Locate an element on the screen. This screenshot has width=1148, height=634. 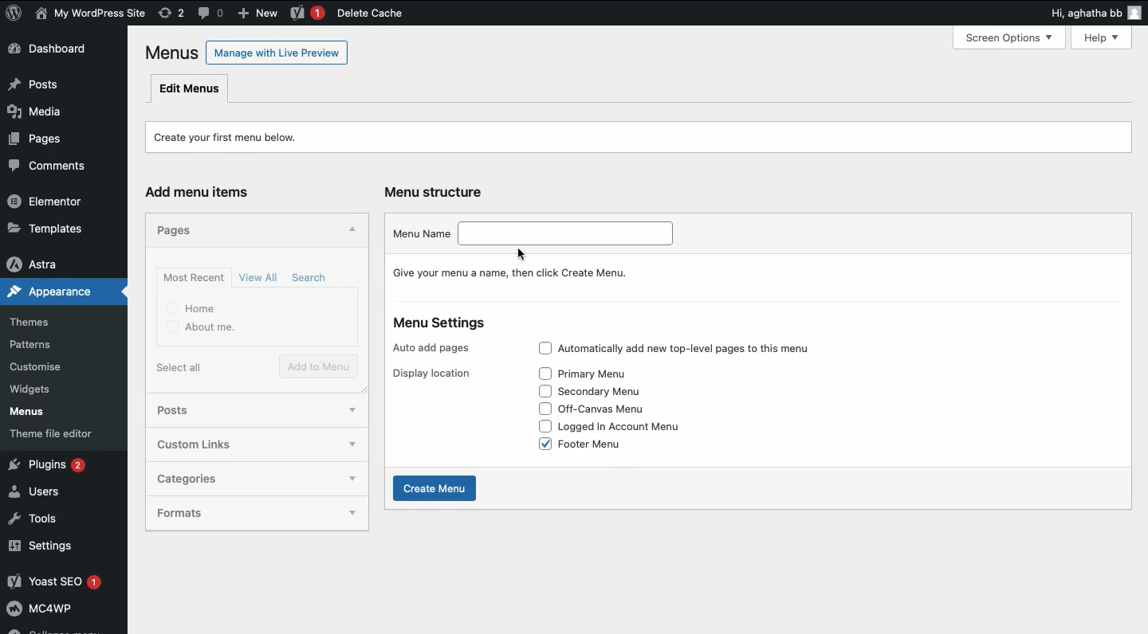
Most recent is located at coordinates (193, 278).